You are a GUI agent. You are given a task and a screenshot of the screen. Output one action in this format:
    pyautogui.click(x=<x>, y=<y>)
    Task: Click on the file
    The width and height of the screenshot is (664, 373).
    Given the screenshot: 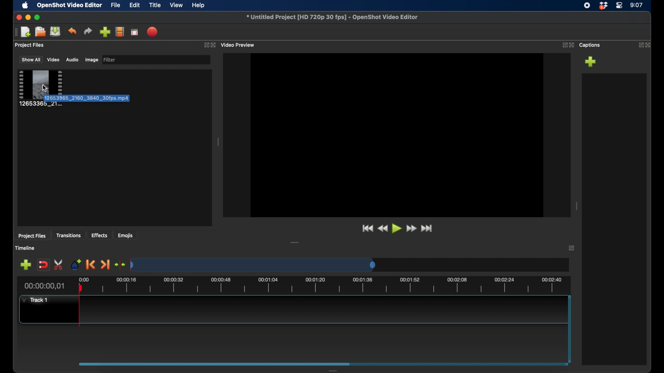 What is the action you would take?
    pyautogui.click(x=116, y=6)
    